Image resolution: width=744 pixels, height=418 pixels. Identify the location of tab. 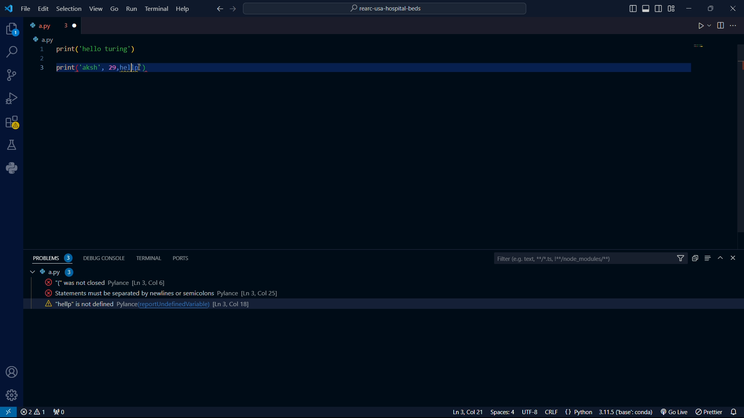
(30, 272).